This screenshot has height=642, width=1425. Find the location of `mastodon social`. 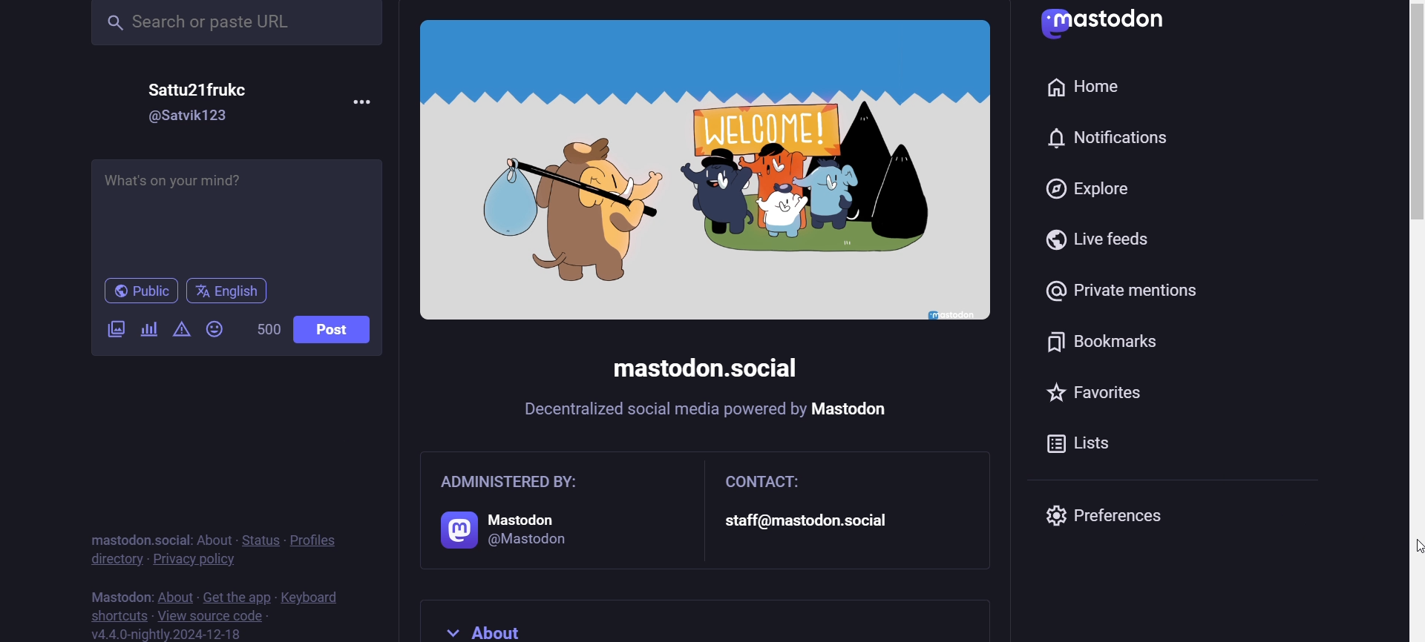

mastodon social is located at coordinates (712, 388).